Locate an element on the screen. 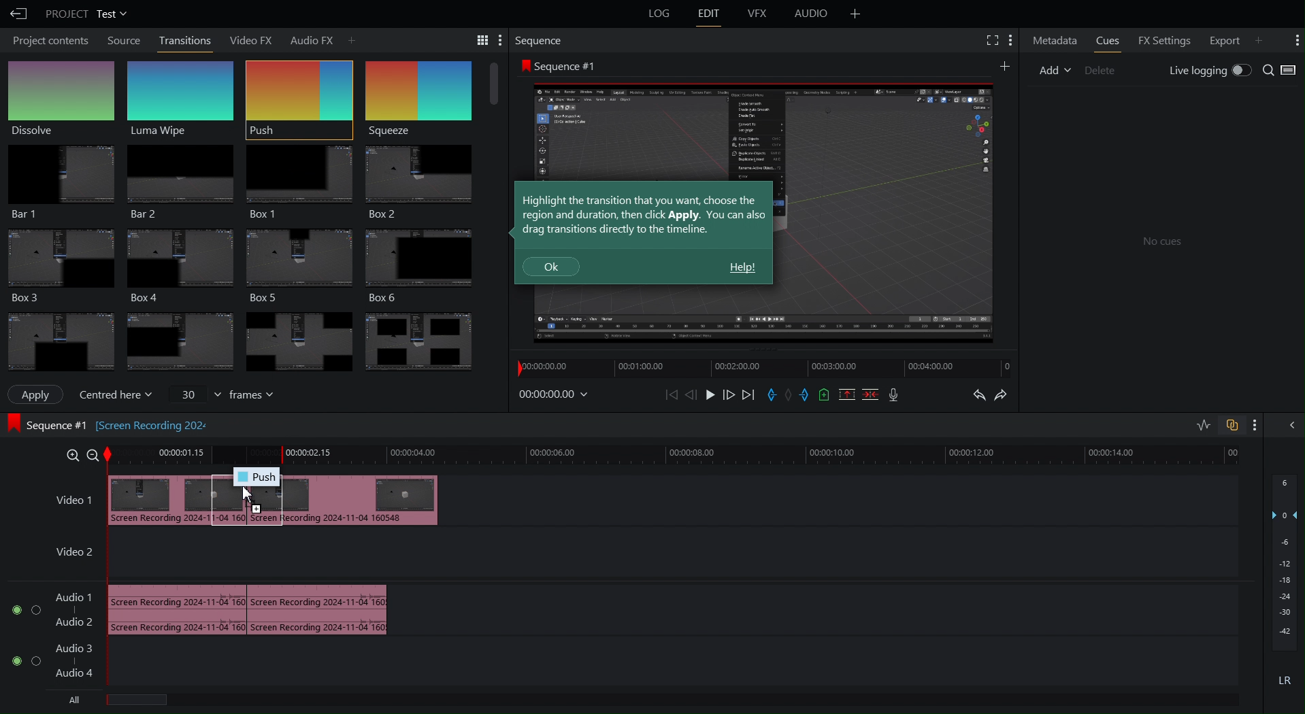  Squeeze is located at coordinates (416, 99).